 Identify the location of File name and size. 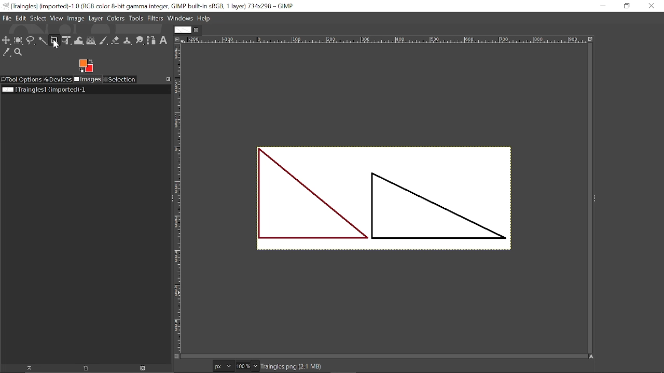
(290, 366).